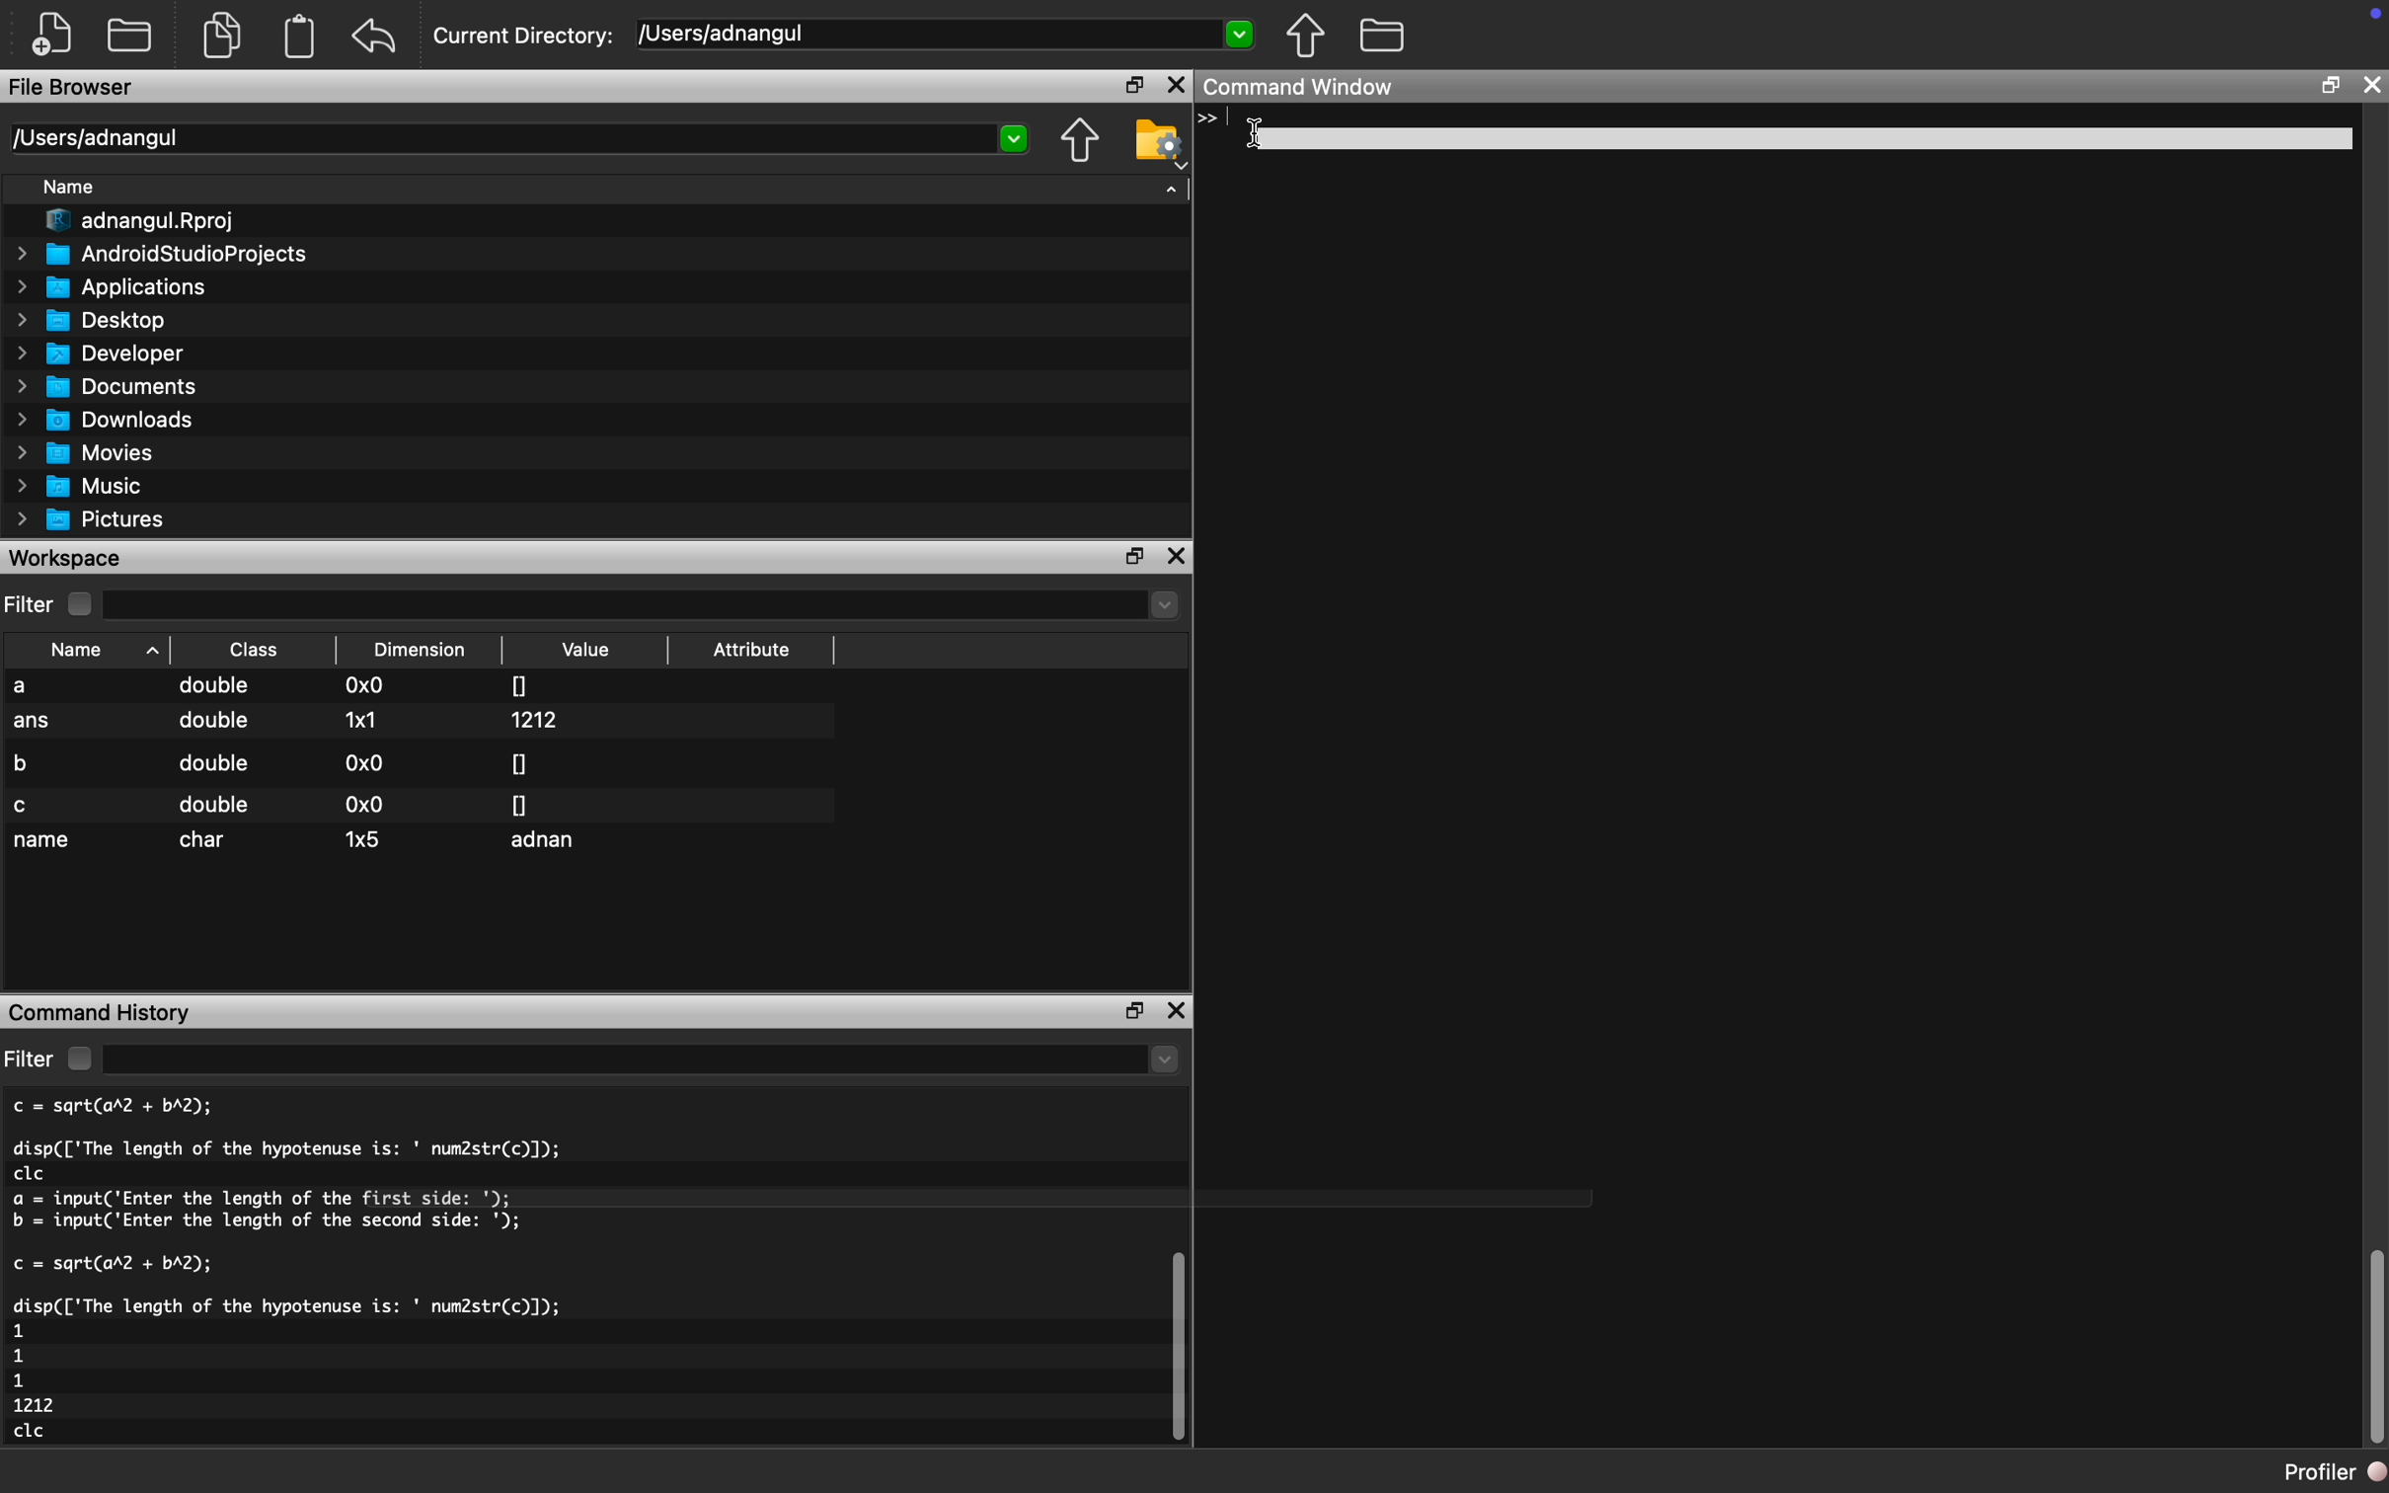 The height and width of the screenshot is (1493, 2389). Describe the element at coordinates (1306, 89) in the screenshot. I see `Command Window` at that location.